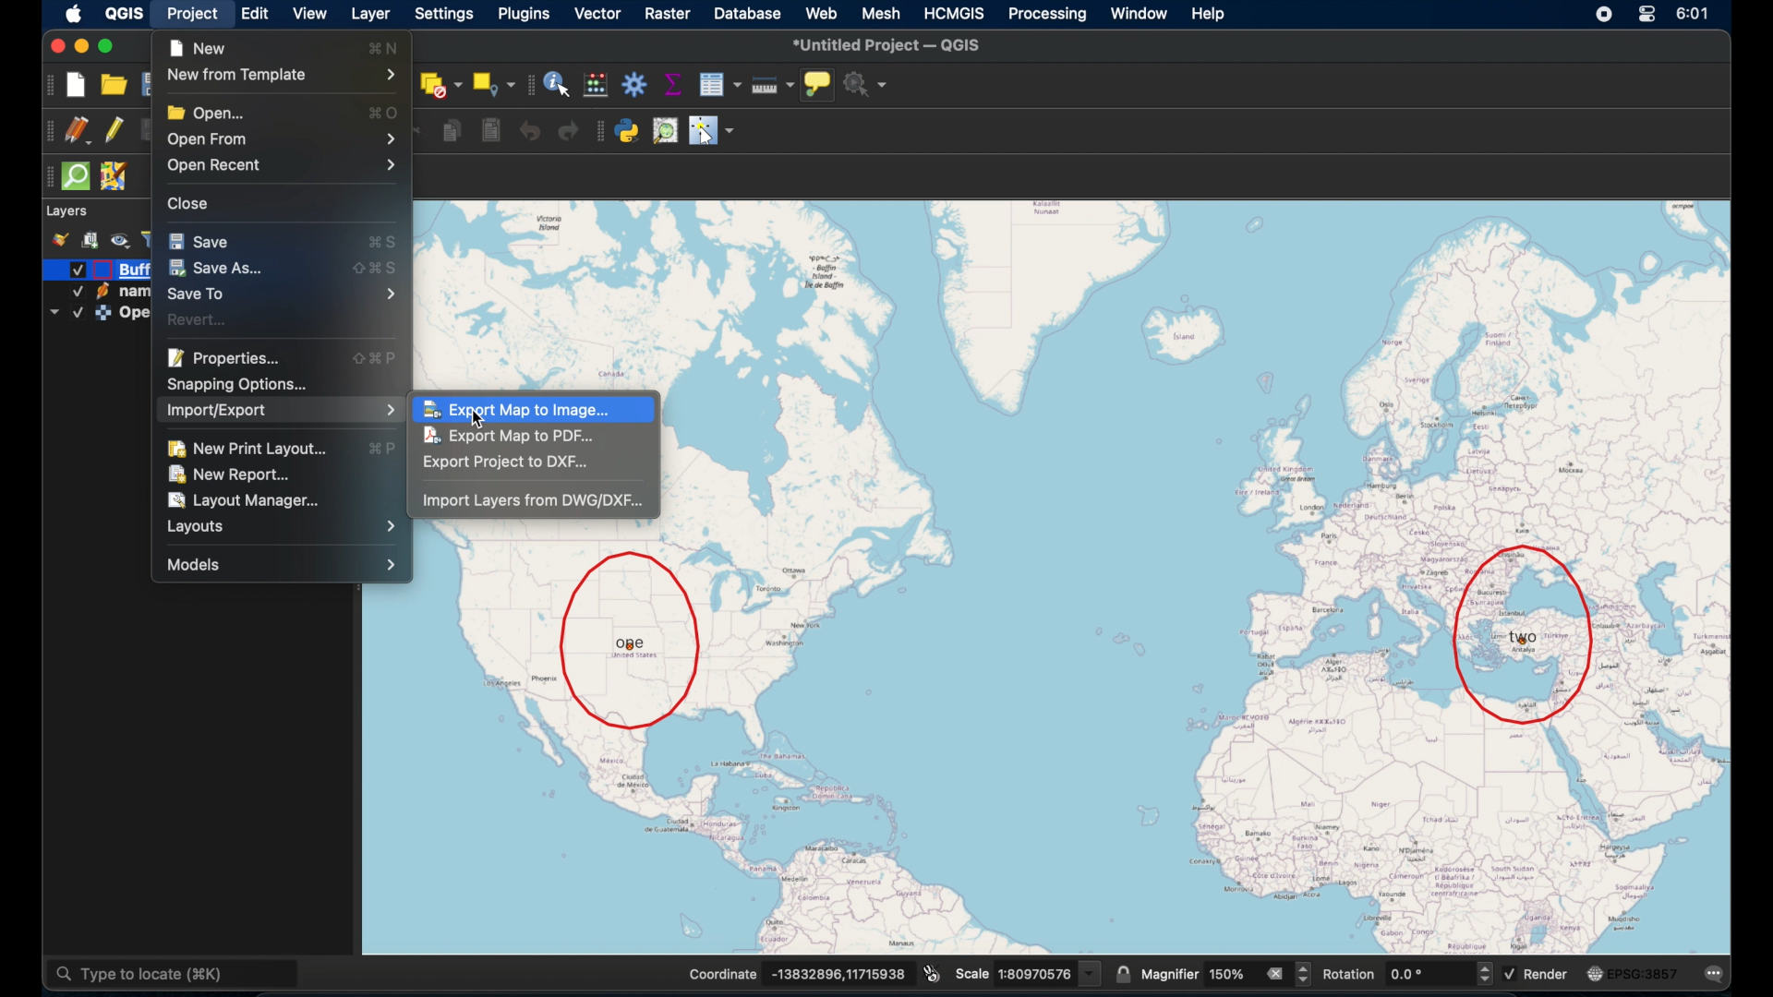 The height and width of the screenshot is (997, 1773). Describe the element at coordinates (972, 974) in the screenshot. I see `Scale` at that location.